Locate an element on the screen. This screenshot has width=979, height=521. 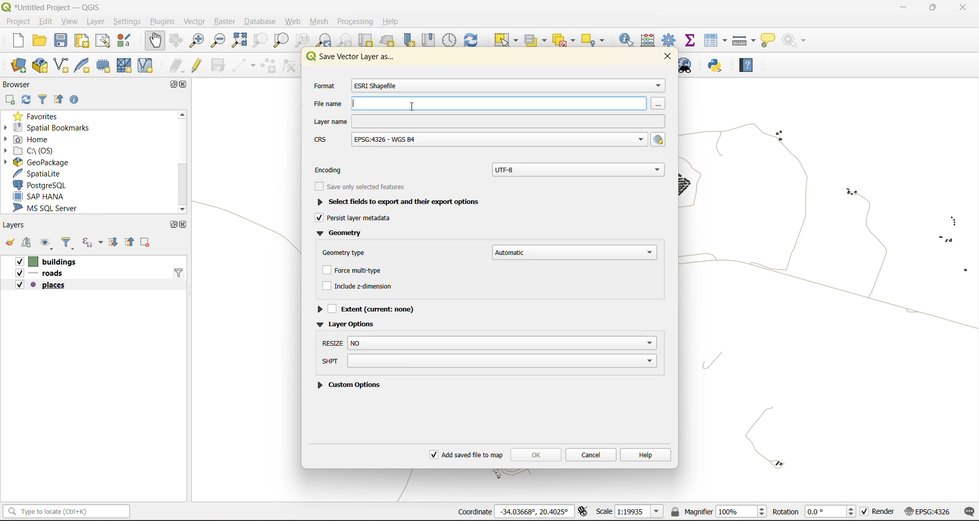
close is located at coordinates (184, 226).